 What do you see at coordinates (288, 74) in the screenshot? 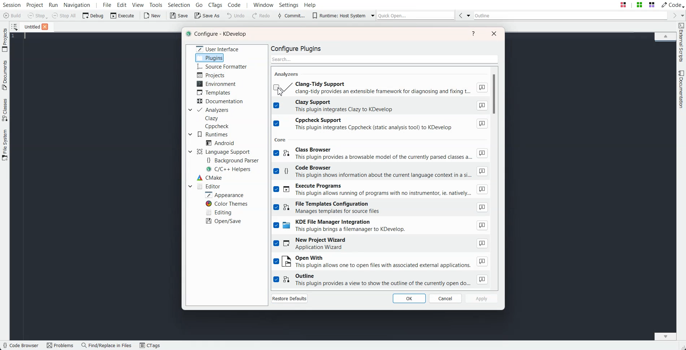
I see `Text` at bounding box center [288, 74].